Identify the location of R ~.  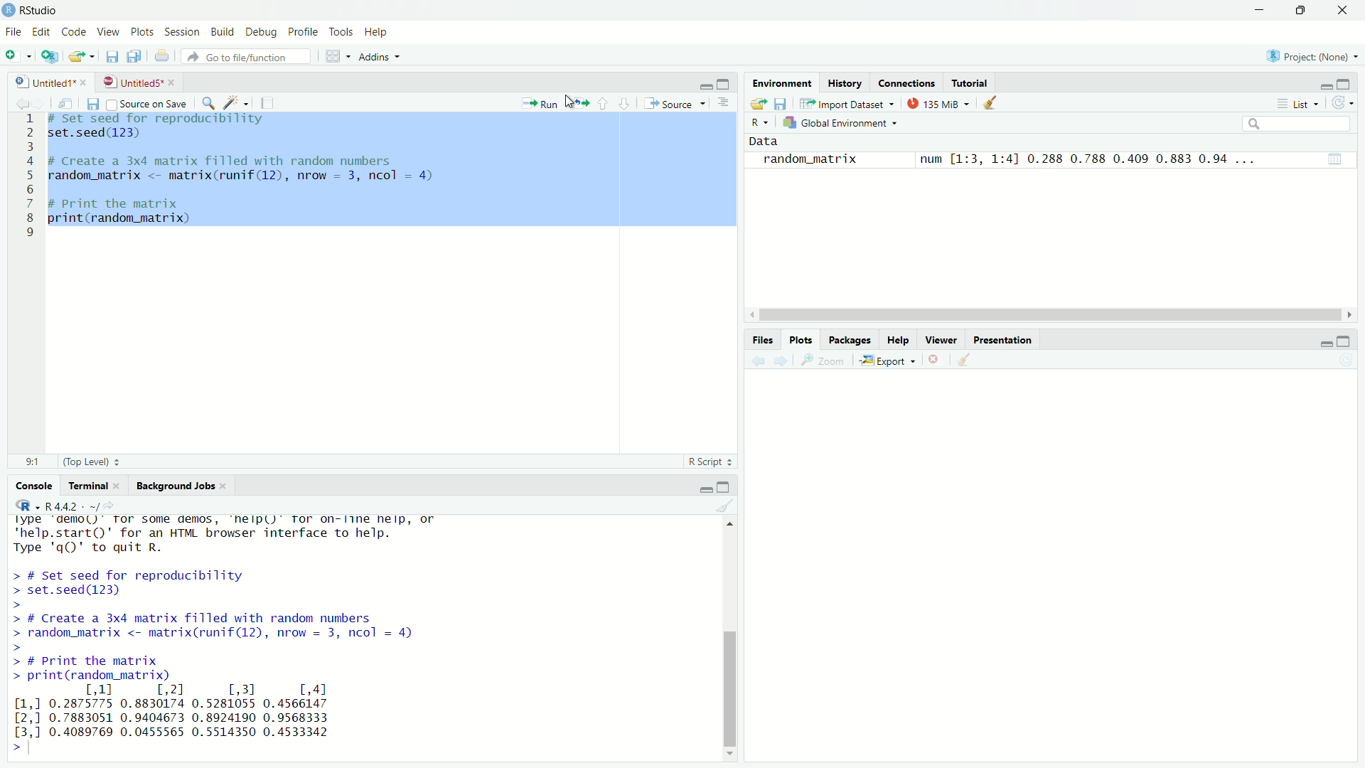
(759, 120).